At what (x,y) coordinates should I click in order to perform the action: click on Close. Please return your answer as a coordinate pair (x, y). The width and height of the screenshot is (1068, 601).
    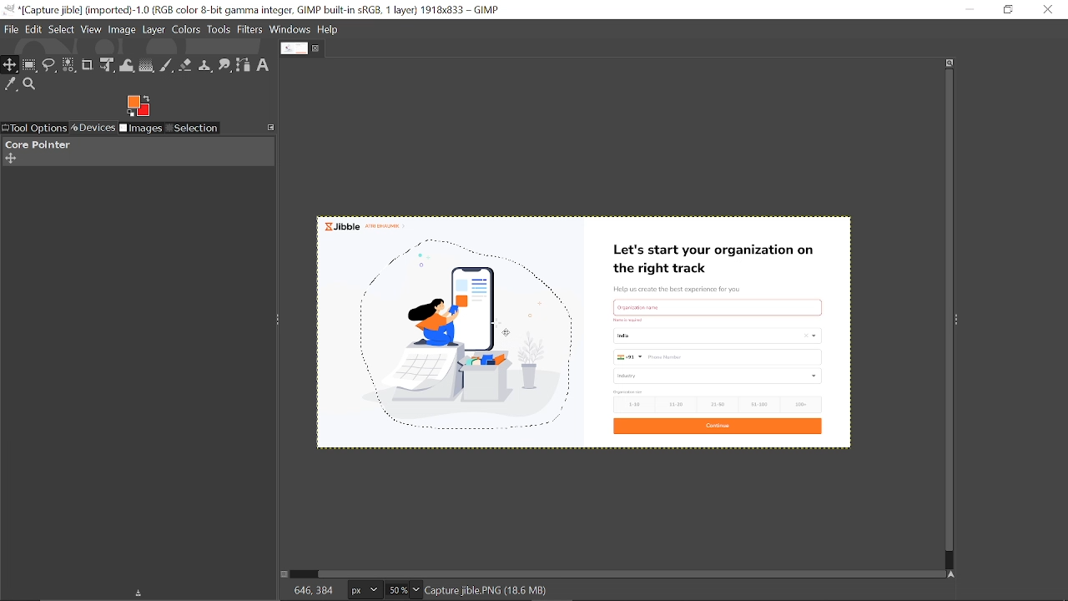
    Looking at the image, I should click on (1049, 9).